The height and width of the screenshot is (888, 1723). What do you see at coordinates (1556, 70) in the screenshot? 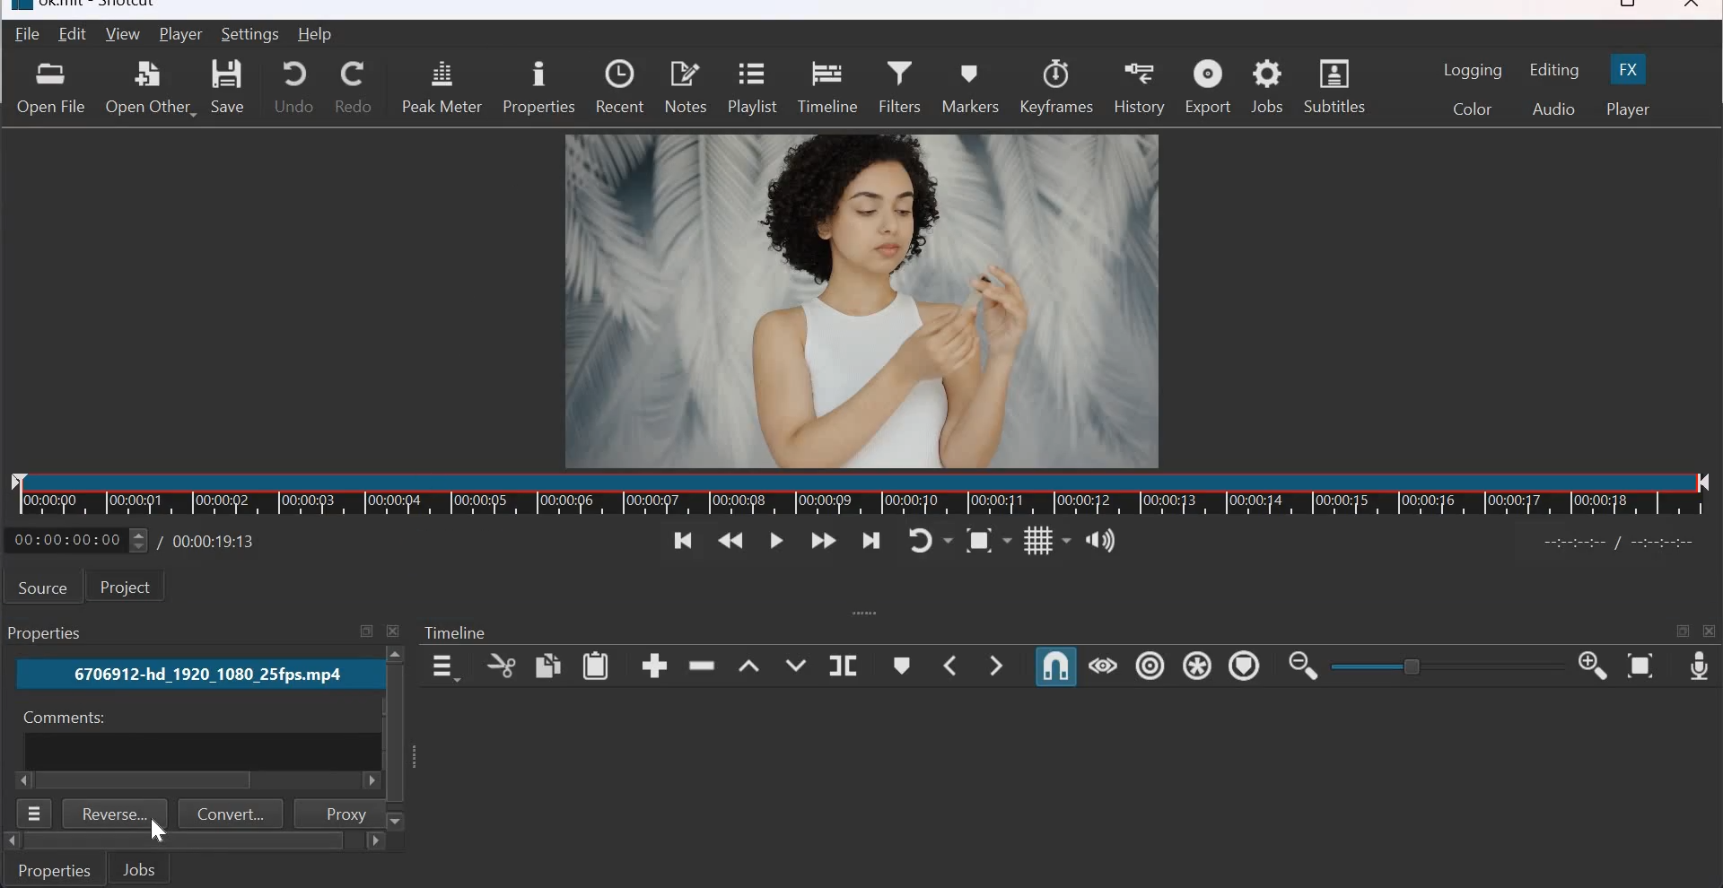
I see `Editing` at bounding box center [1556, 70].